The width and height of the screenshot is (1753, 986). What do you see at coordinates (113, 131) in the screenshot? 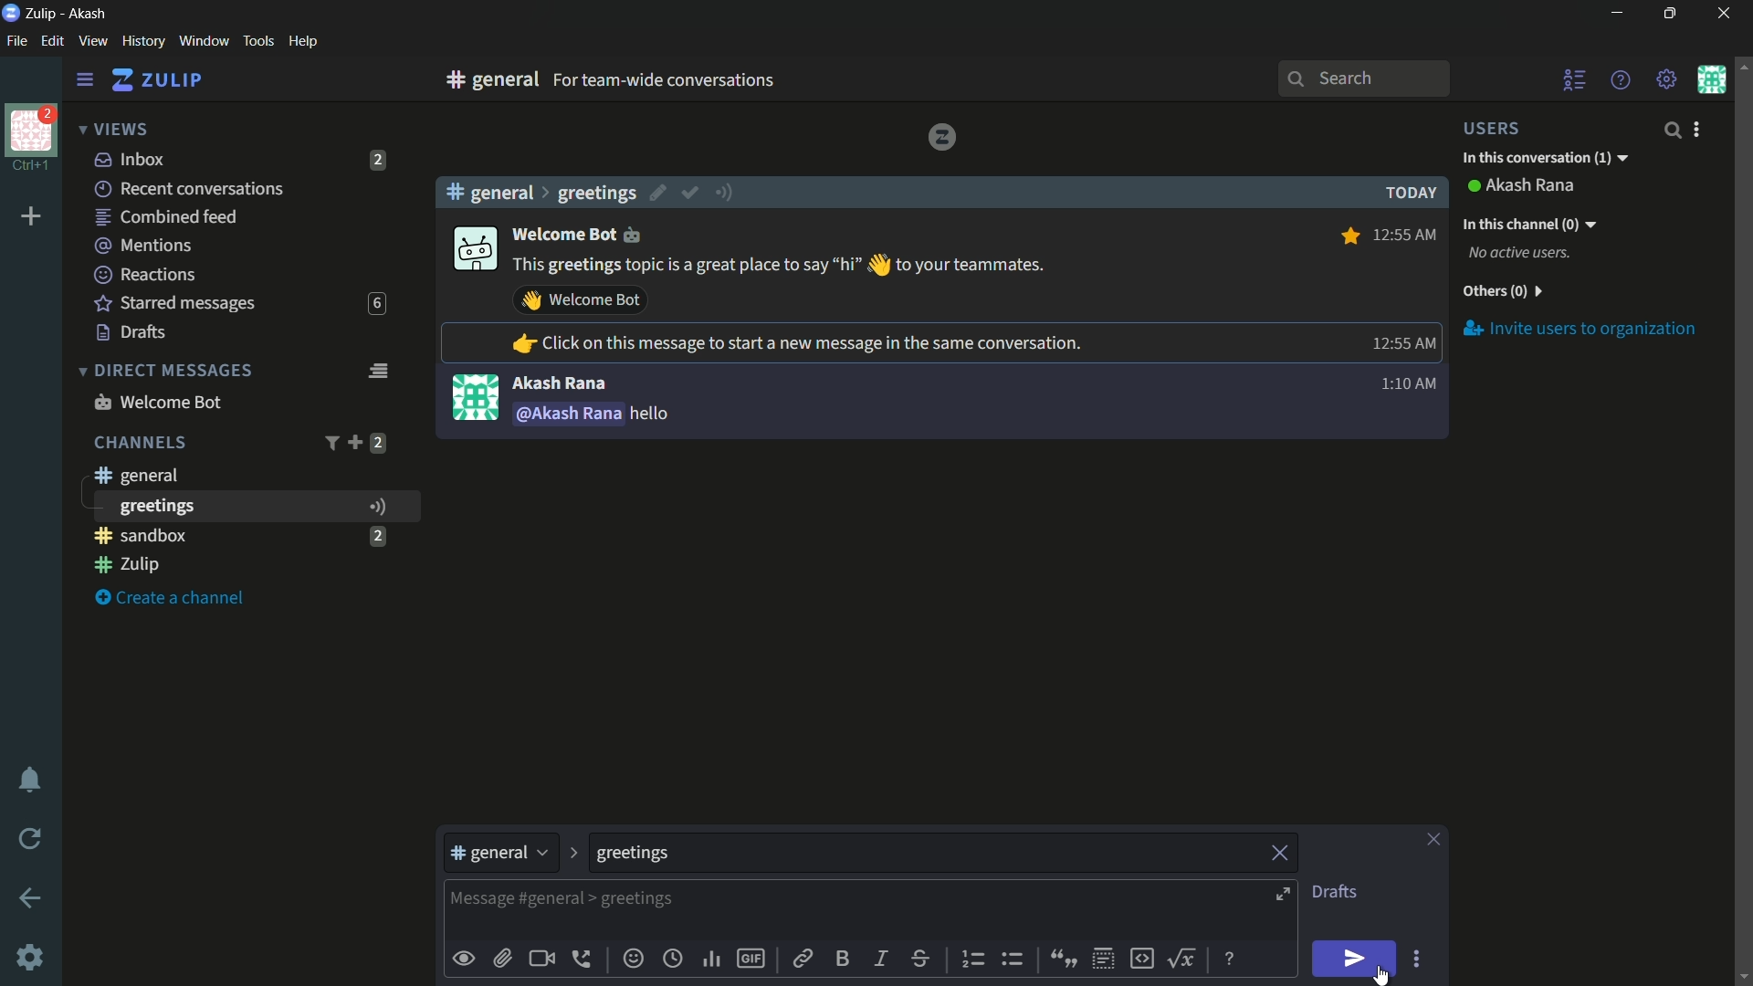
I see `views dropdown` at bounding box center [113, 131].